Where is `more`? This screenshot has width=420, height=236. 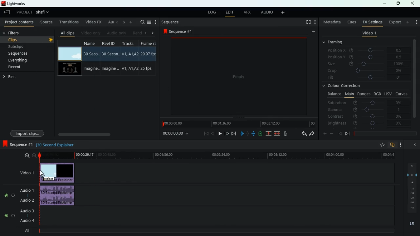 more is located at coordinates (312, 32).